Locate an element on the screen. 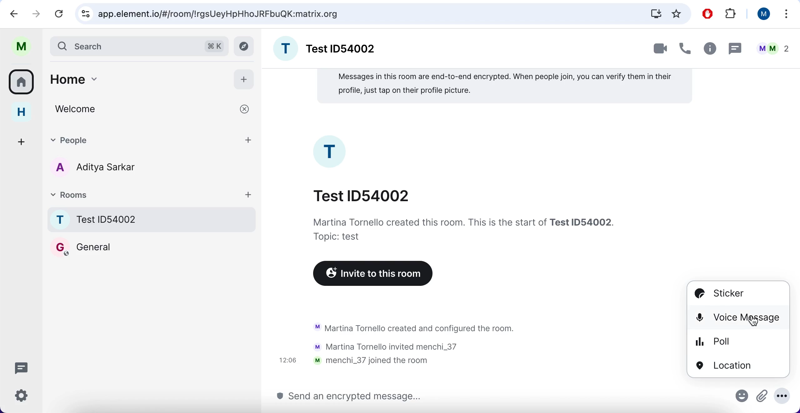  general is located at coordinates (82, 247).